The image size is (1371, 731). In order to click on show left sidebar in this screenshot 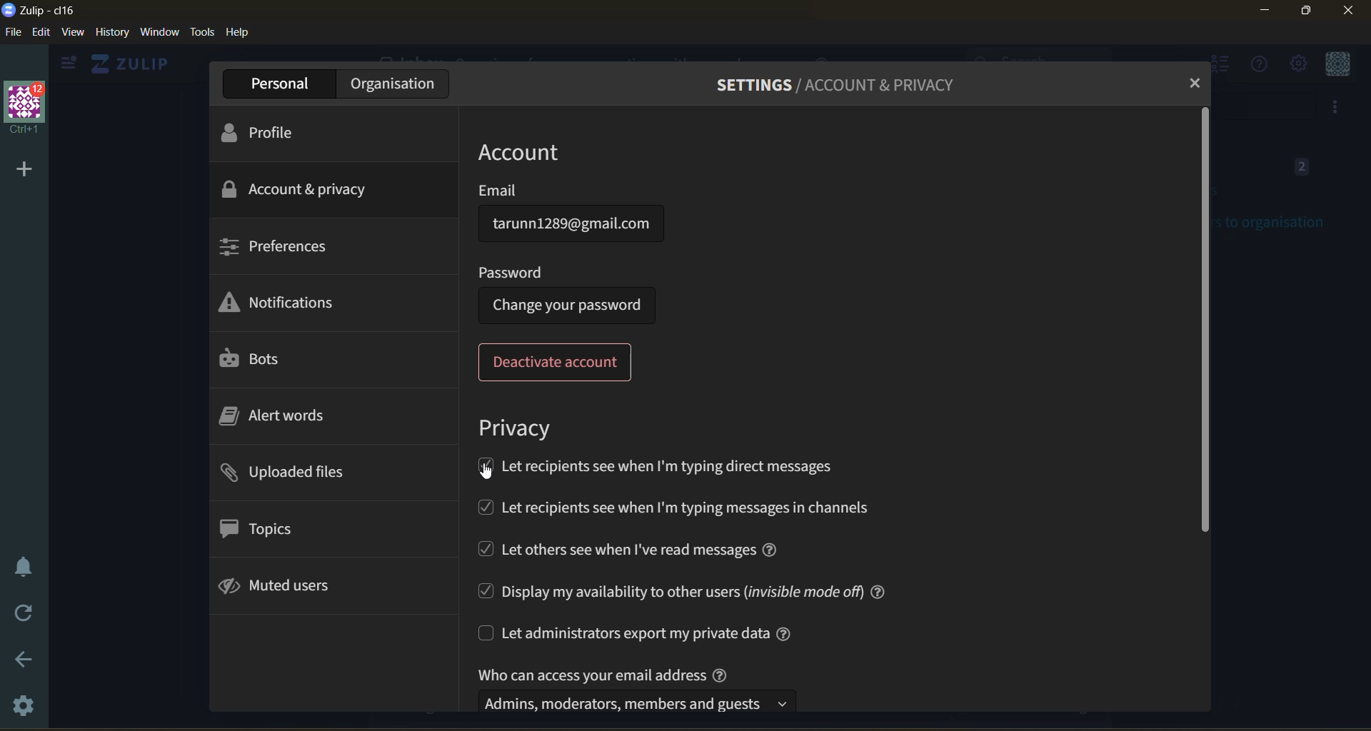, I will do `click(66, 64)`.